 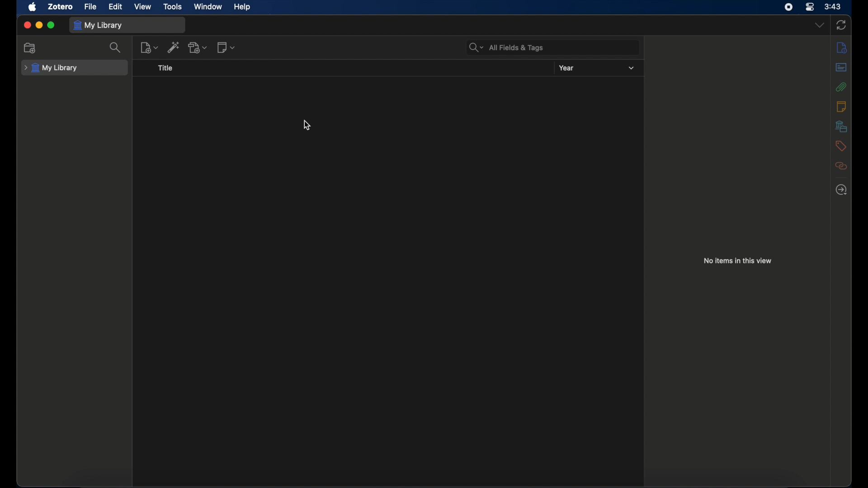 What do you see at coordinates (841, 146) in the screenshot?
I see `tags` at bounding box center [841, 146].